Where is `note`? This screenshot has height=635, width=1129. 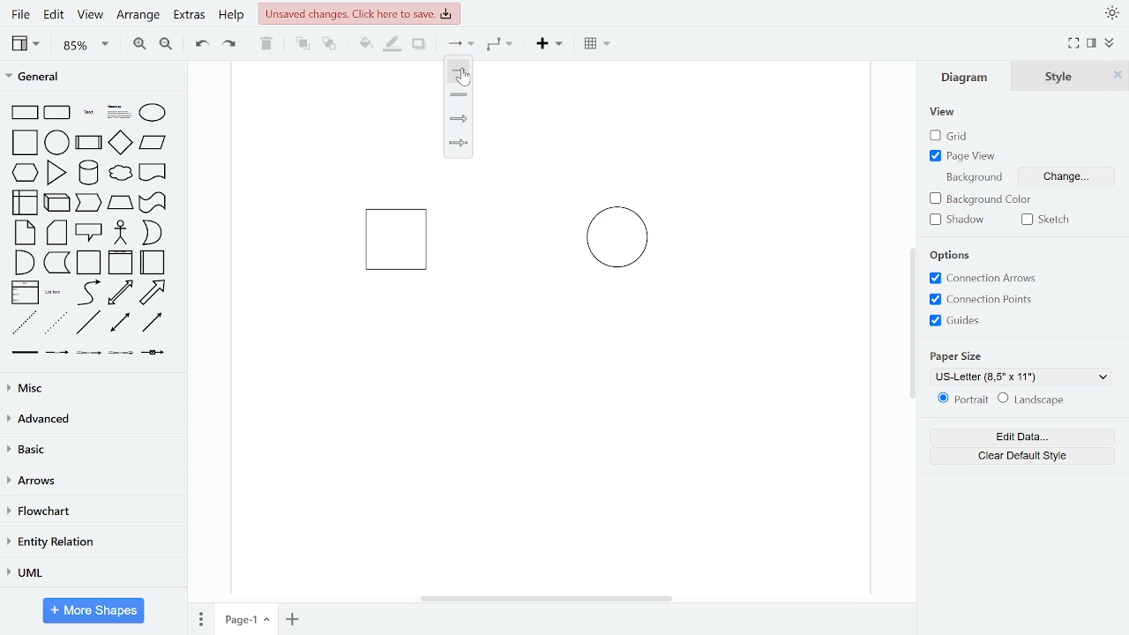
note is located at coordinates (26, 232).